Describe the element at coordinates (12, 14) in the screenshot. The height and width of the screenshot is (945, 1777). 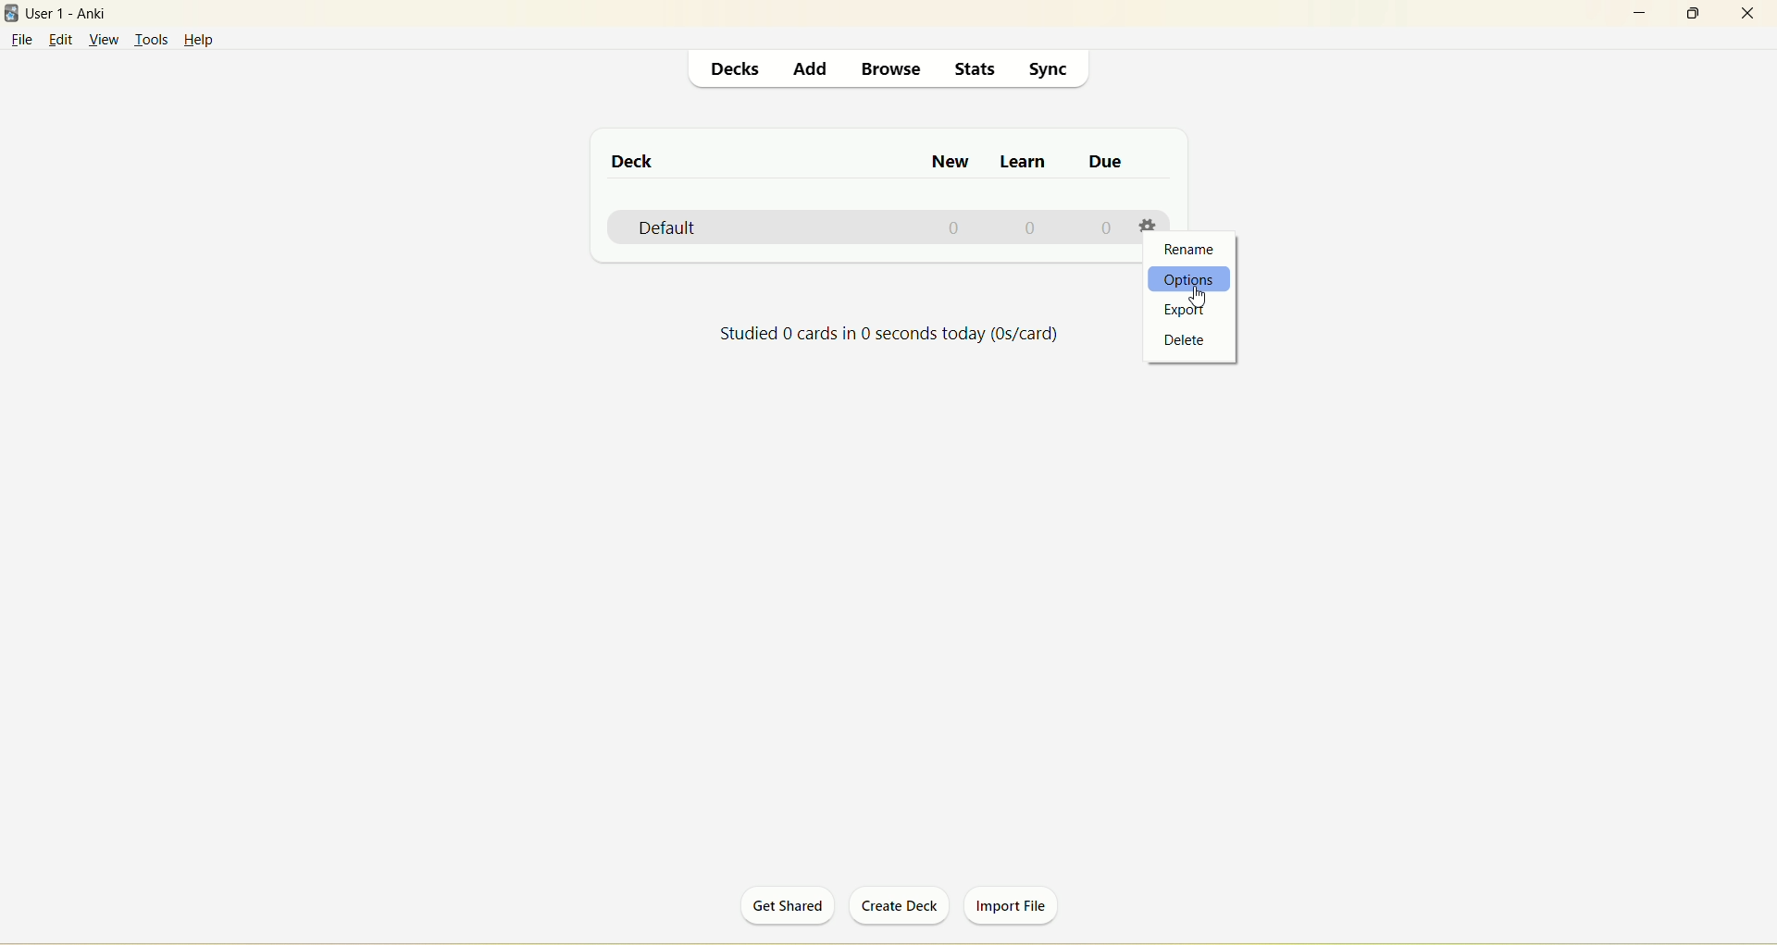
I see `logo` at that location.